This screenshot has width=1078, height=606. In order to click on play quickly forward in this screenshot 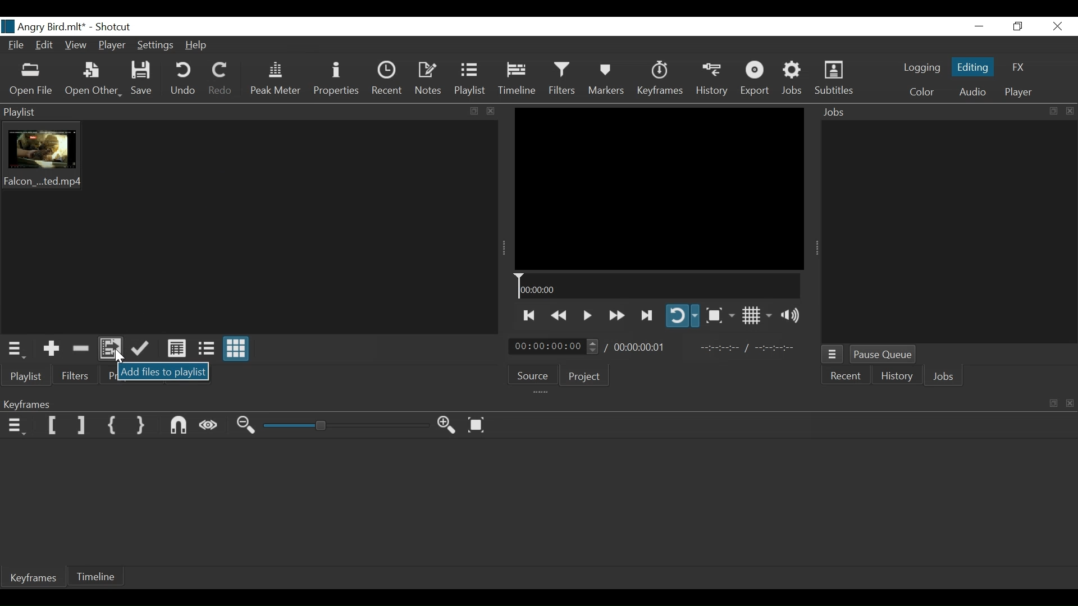, I will do `click(618, 315)`.